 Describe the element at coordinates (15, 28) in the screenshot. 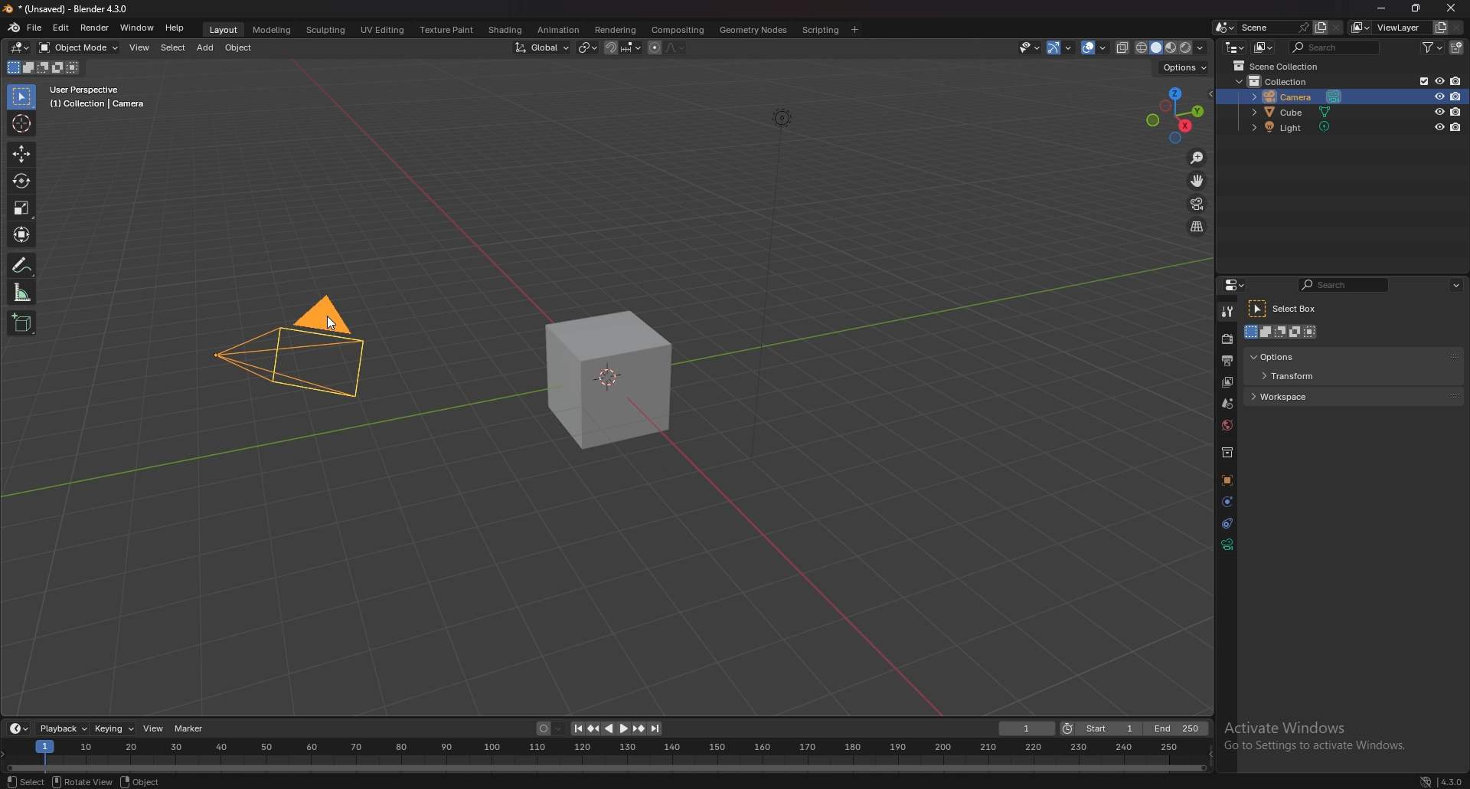

I see `blender` at that location.